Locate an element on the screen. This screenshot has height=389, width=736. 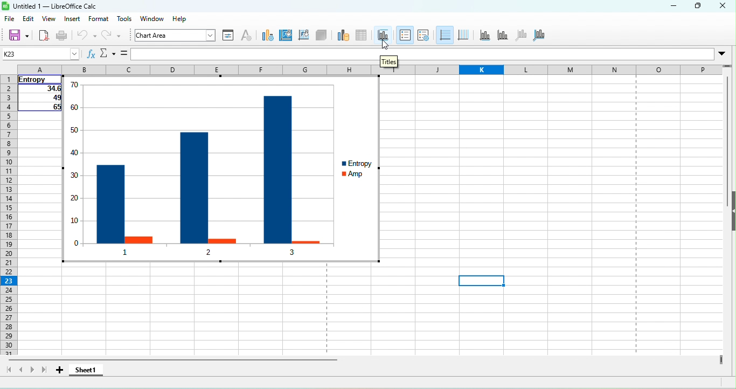
formula is located at coordinates (123, 54).